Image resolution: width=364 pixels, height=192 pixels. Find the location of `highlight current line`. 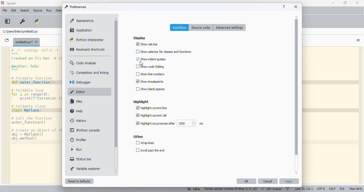

highlight current line is located at coordinates (152, 108).